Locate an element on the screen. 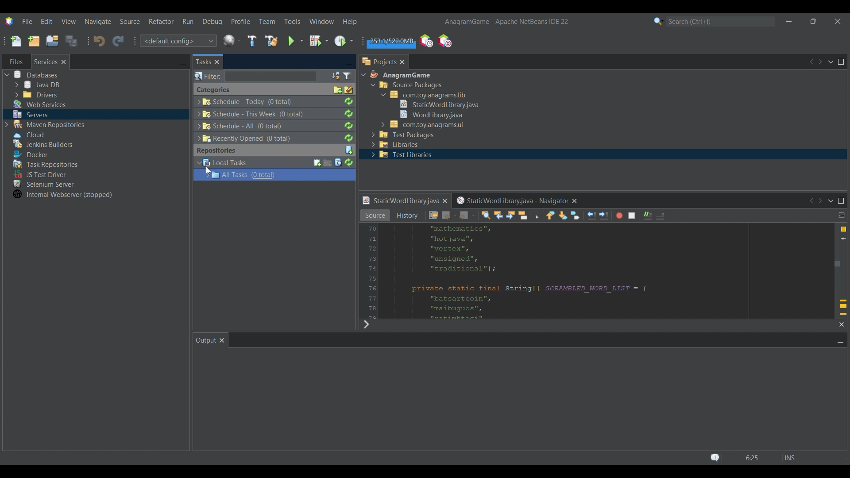  Run main project is located at coordinates (295, 41).